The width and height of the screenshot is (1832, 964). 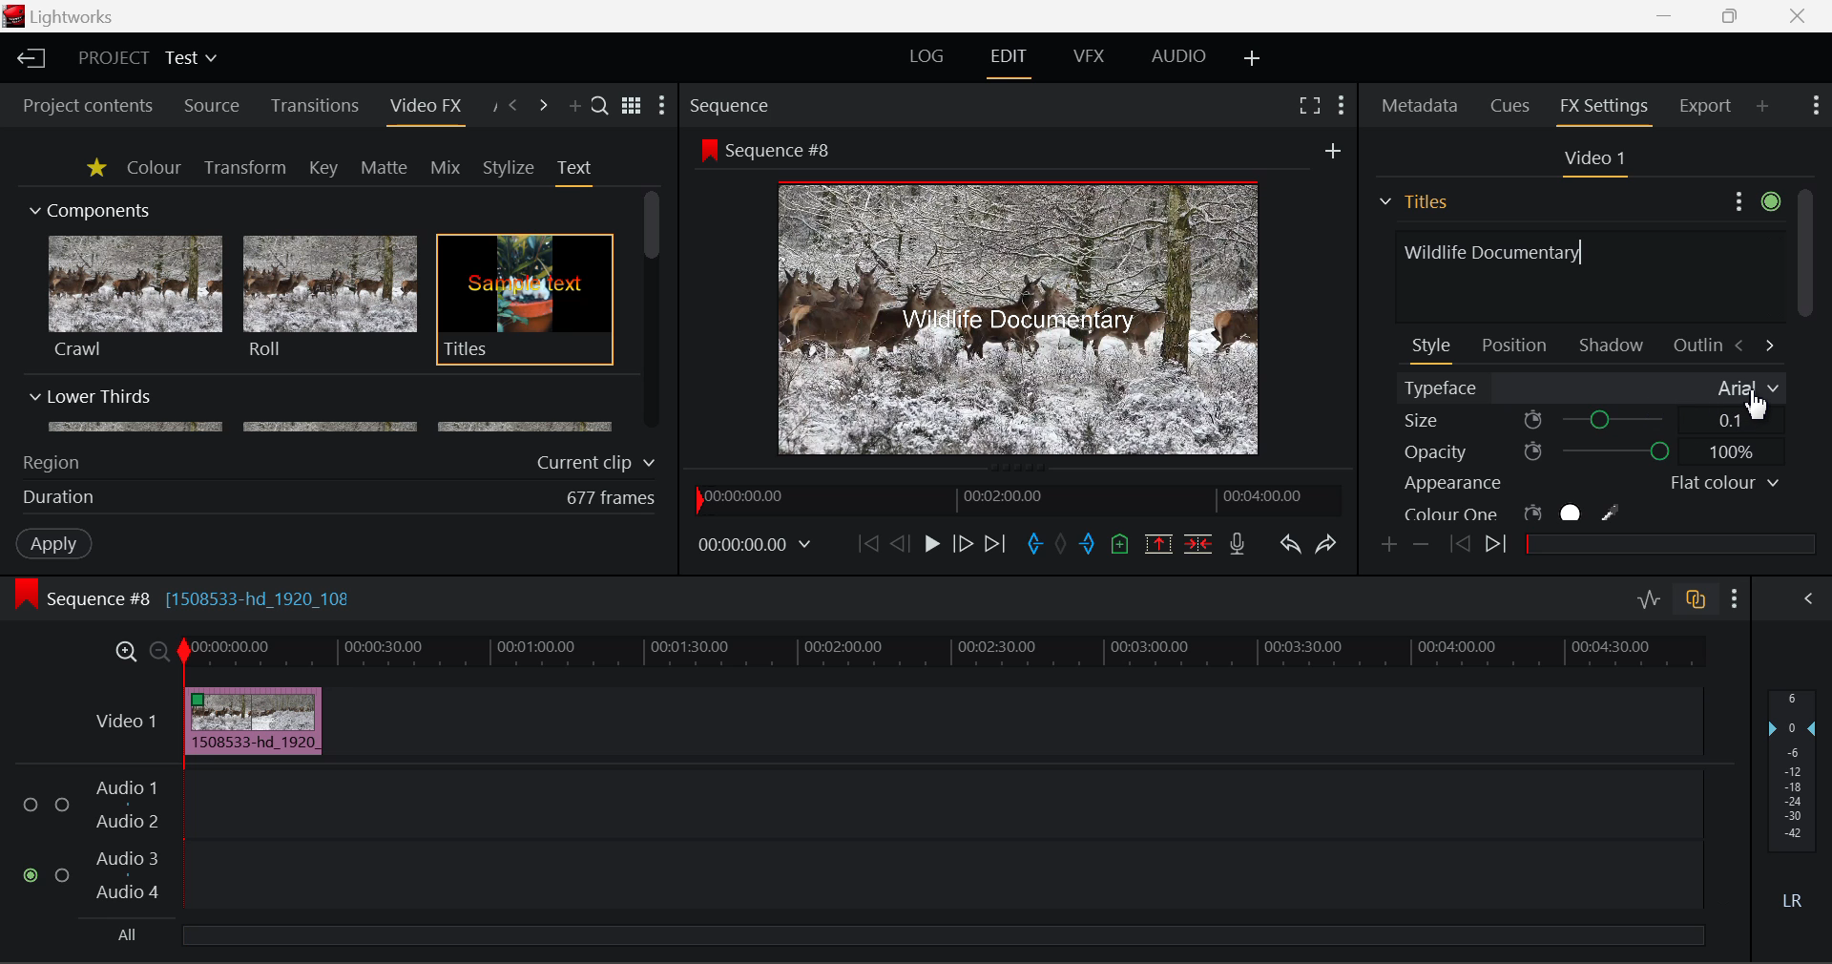 What do you see at coordinates (98, 169) in the screenshot?
I see `Favorites` at bounding box center [98, 169].